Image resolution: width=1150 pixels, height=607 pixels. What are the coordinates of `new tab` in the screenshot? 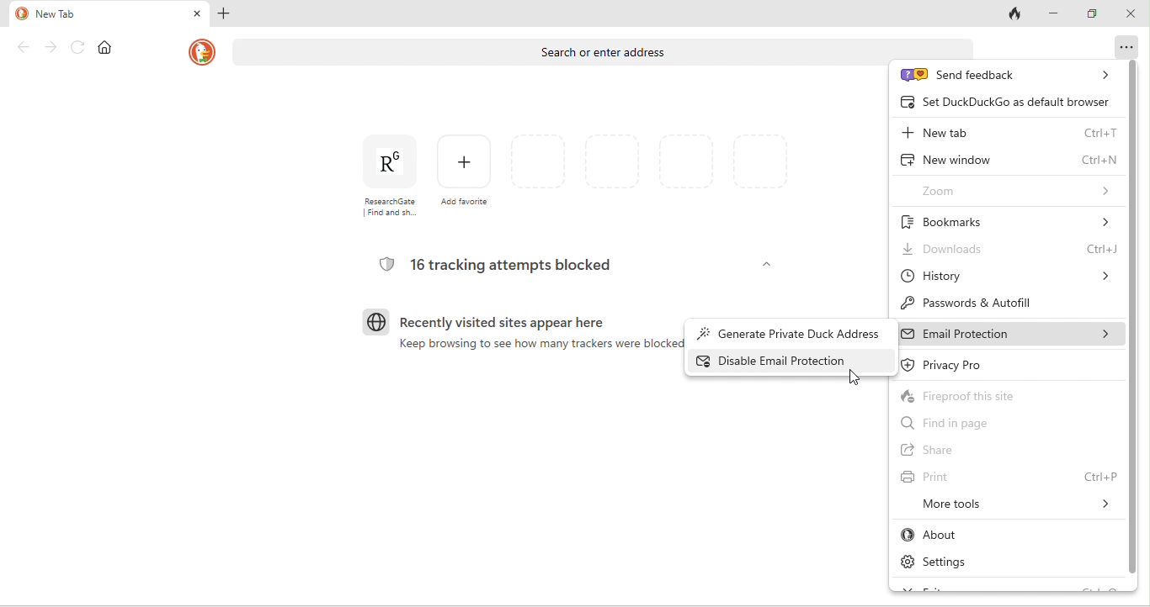 It's located at (1009, 132).